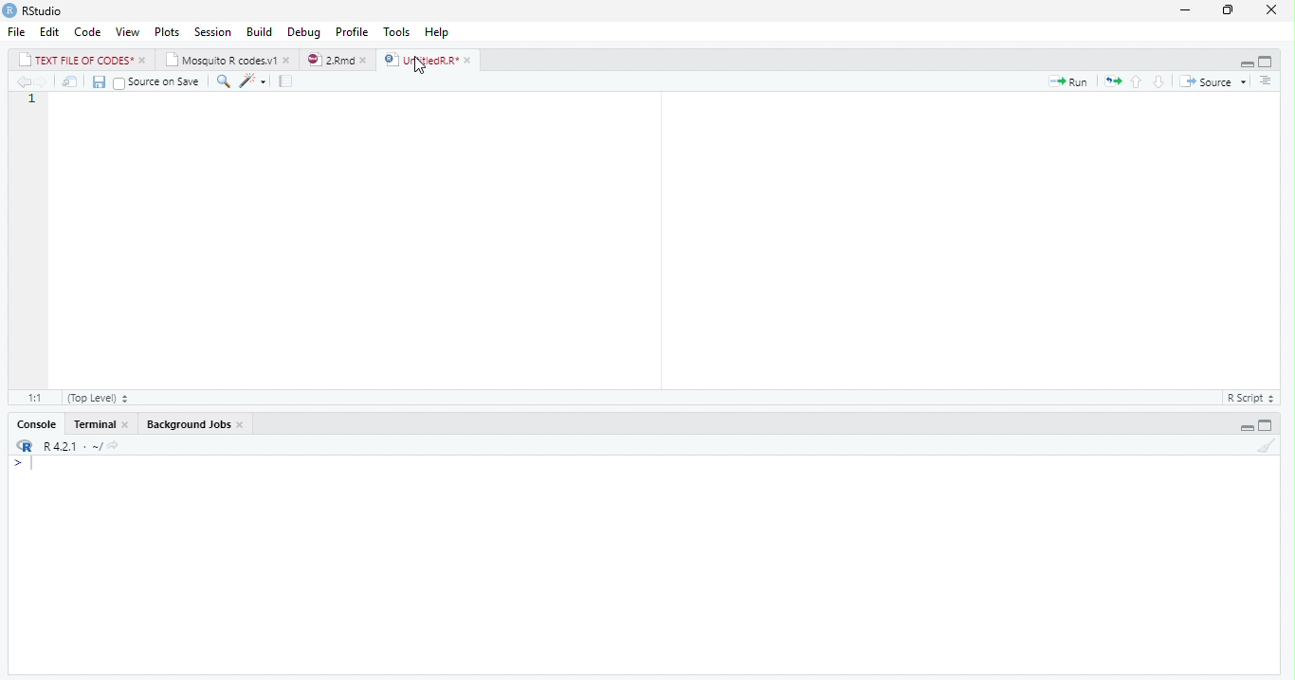 The height and width of the screenshot is (680, 1295). Describe the element at coordinates (157, 81) in the screenshot. I see `source on save` at that location.